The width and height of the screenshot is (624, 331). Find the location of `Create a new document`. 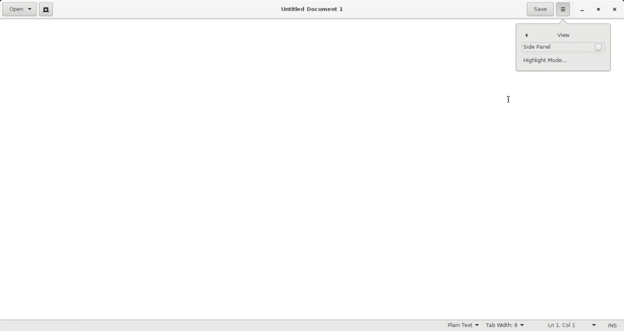

Create a new document is located at coordinates (47, 9).